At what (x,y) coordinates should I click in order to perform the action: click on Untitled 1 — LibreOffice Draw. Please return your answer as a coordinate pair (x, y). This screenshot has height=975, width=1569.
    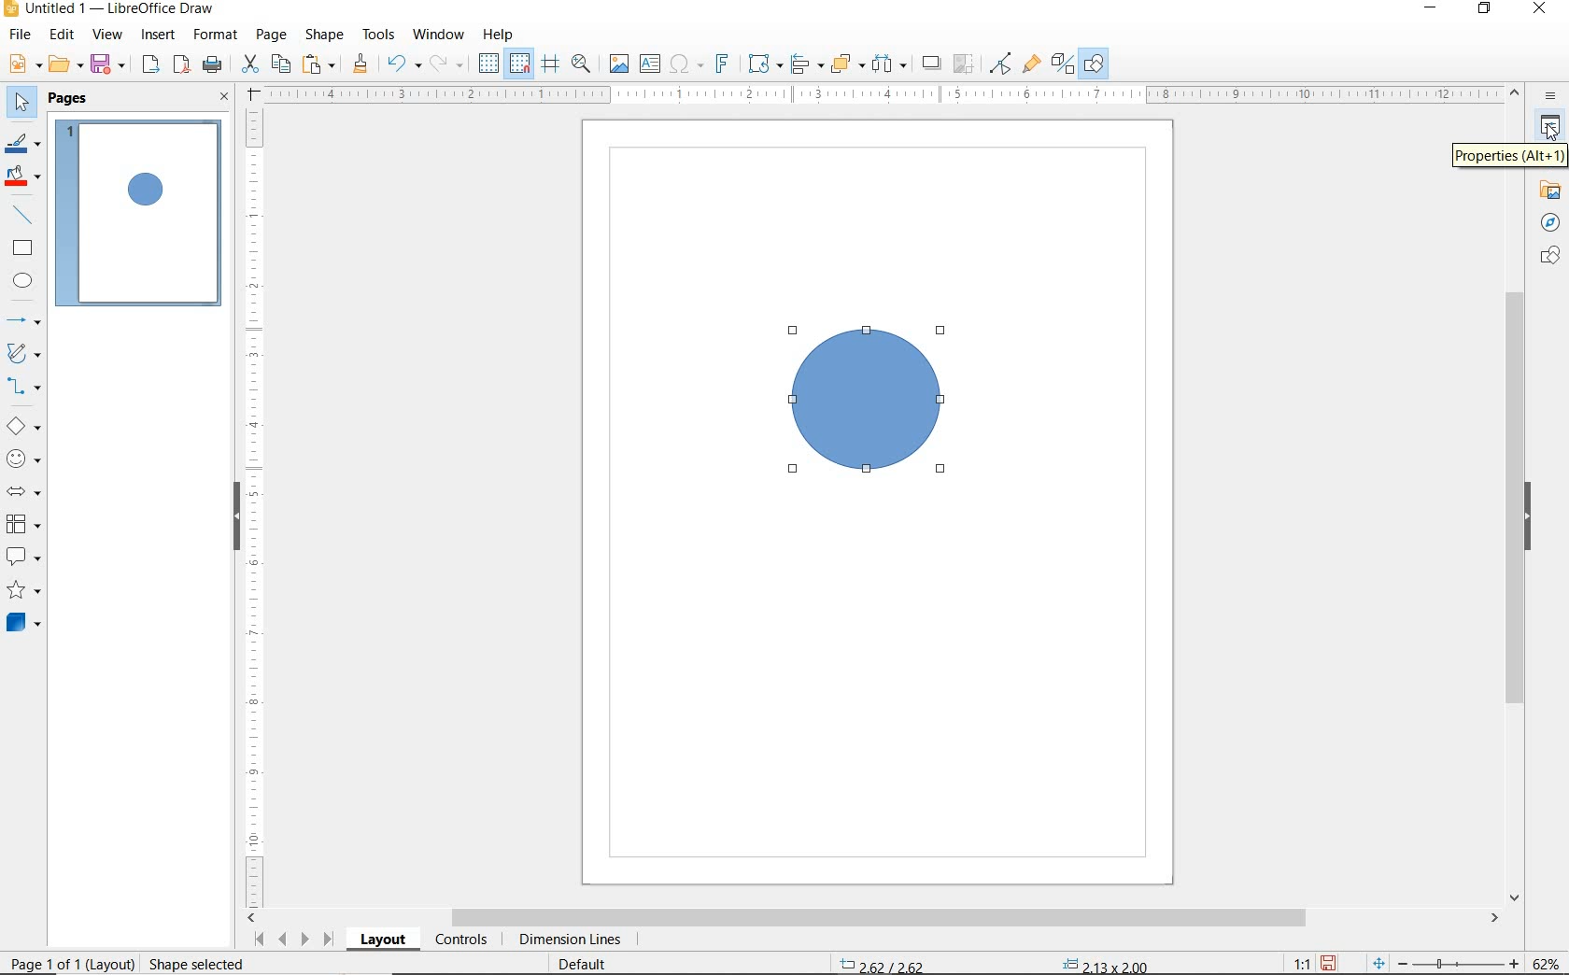
    Looking at the image, I should click on (111, 11).